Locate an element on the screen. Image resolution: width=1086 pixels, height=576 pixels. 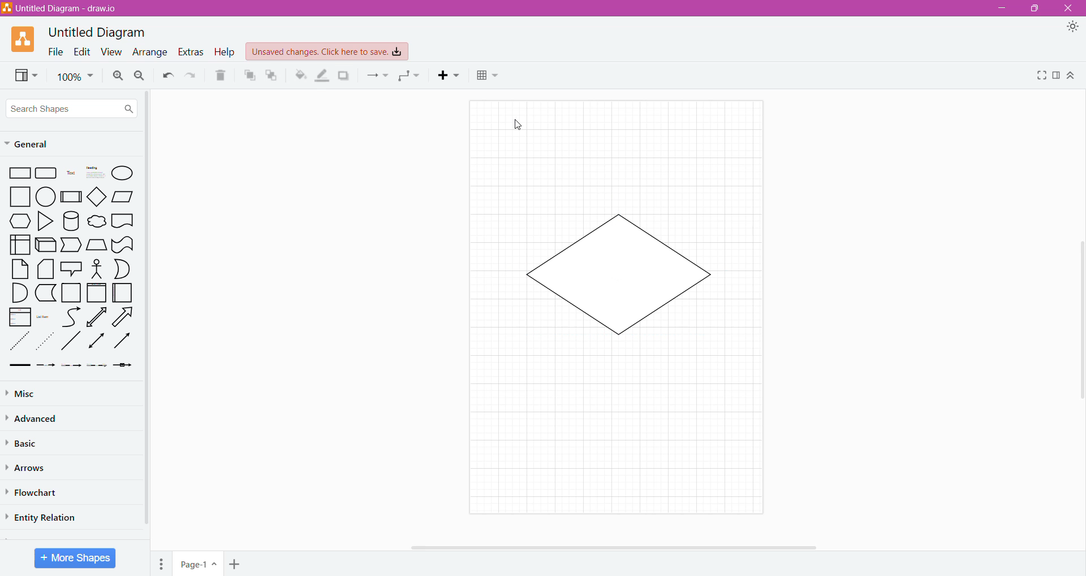
Arrange is located at coordinates (149, 53).